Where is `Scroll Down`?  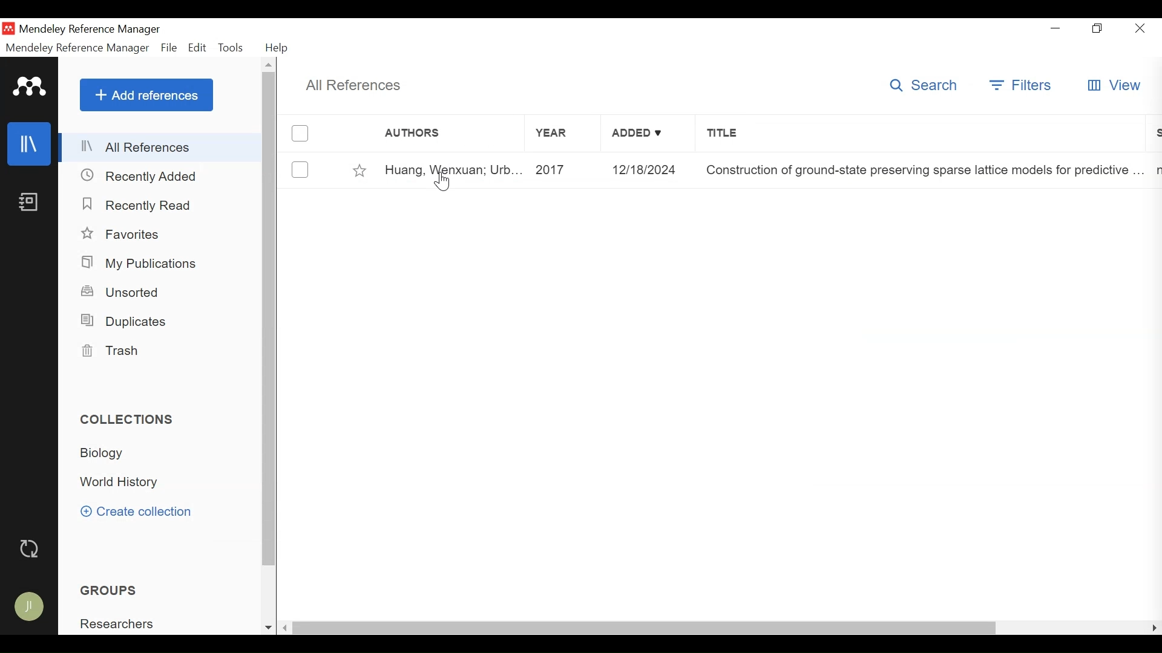 Scroll Down is located at coordinates (267, 628).